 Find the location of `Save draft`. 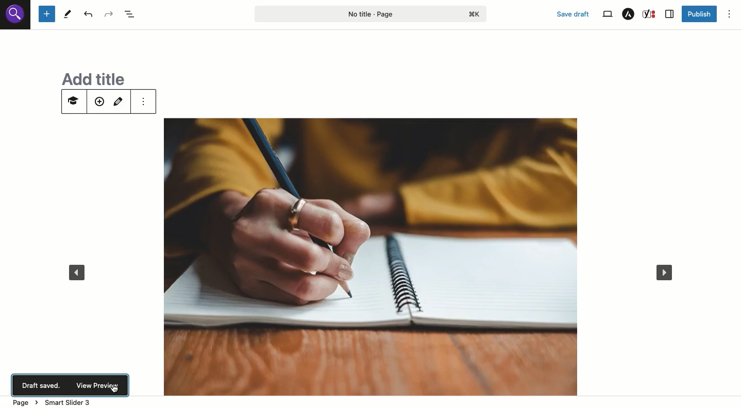

Save draft is located at coordinates (574, 14).